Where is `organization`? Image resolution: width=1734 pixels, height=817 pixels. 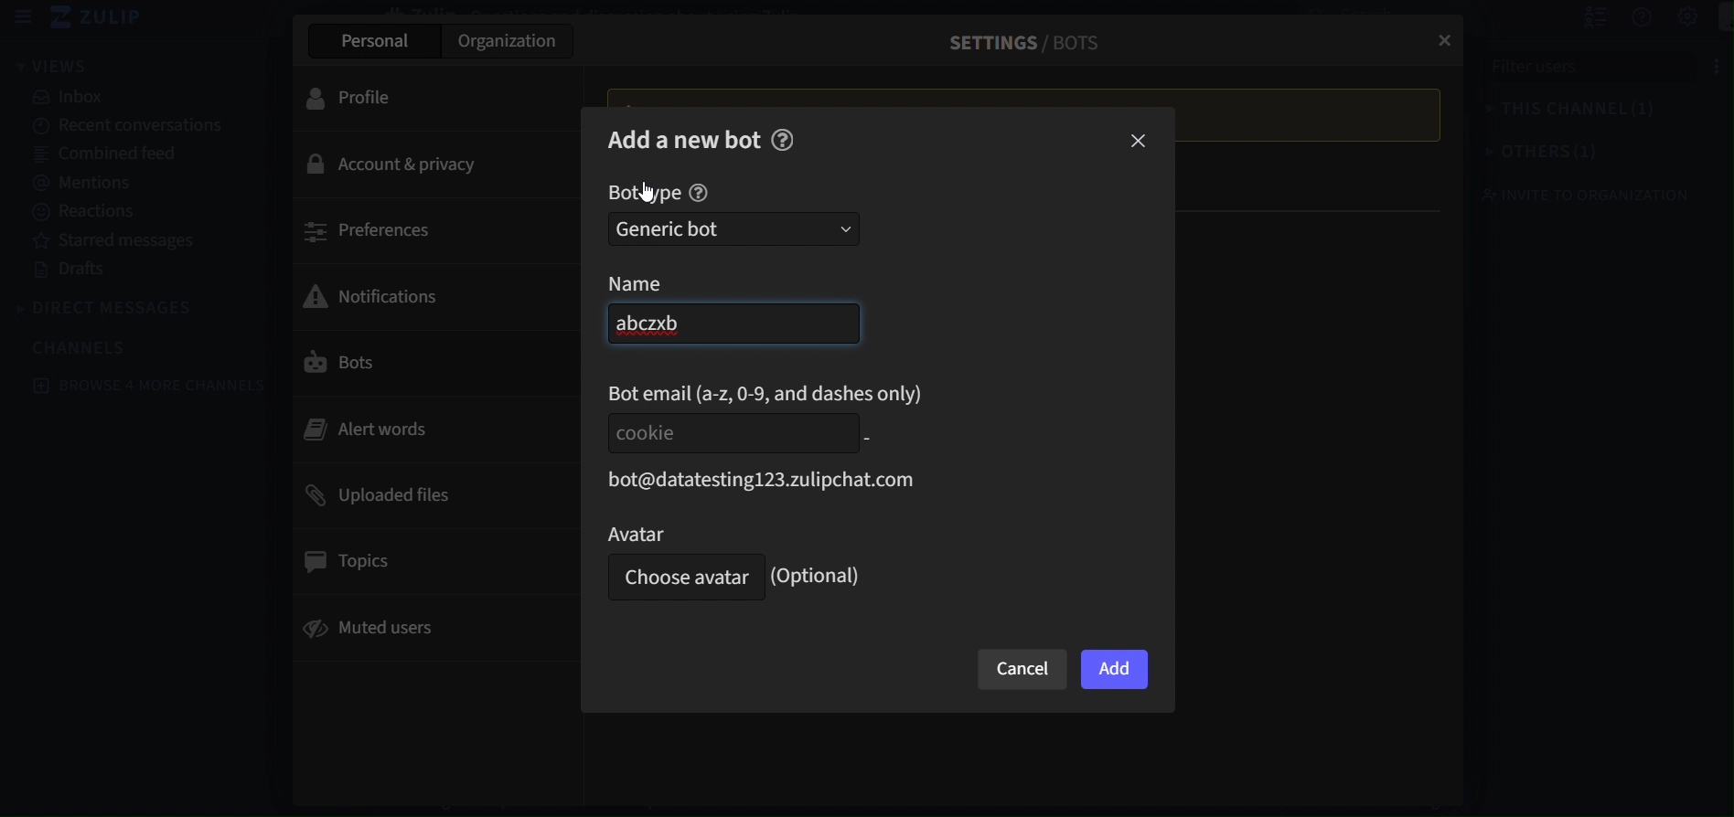 organization is located at coordinates (509, 45).